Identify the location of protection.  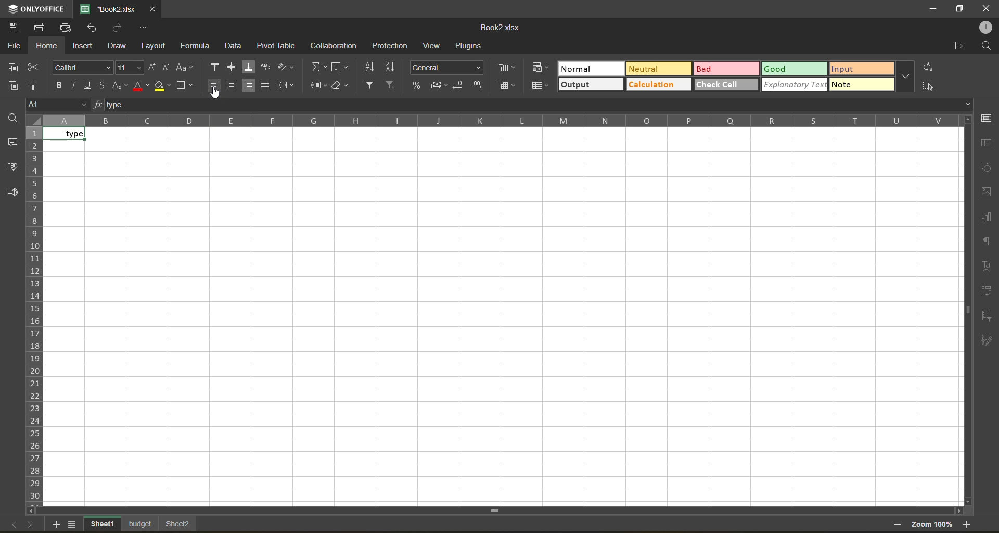
(392, 44).